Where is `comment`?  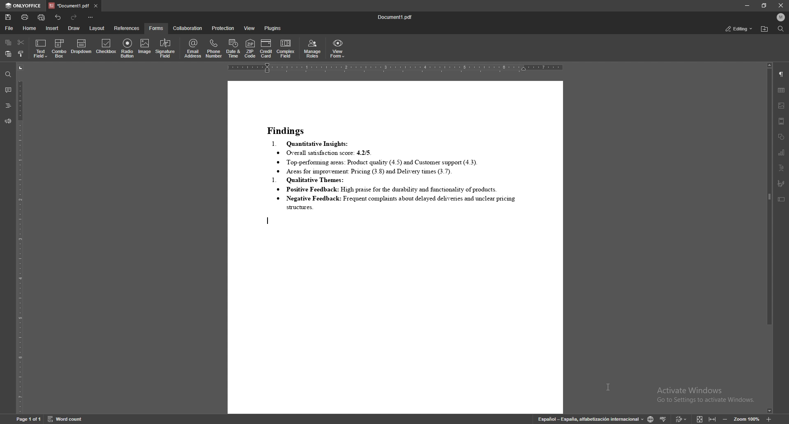 comment is located at coordinates (8, 90).